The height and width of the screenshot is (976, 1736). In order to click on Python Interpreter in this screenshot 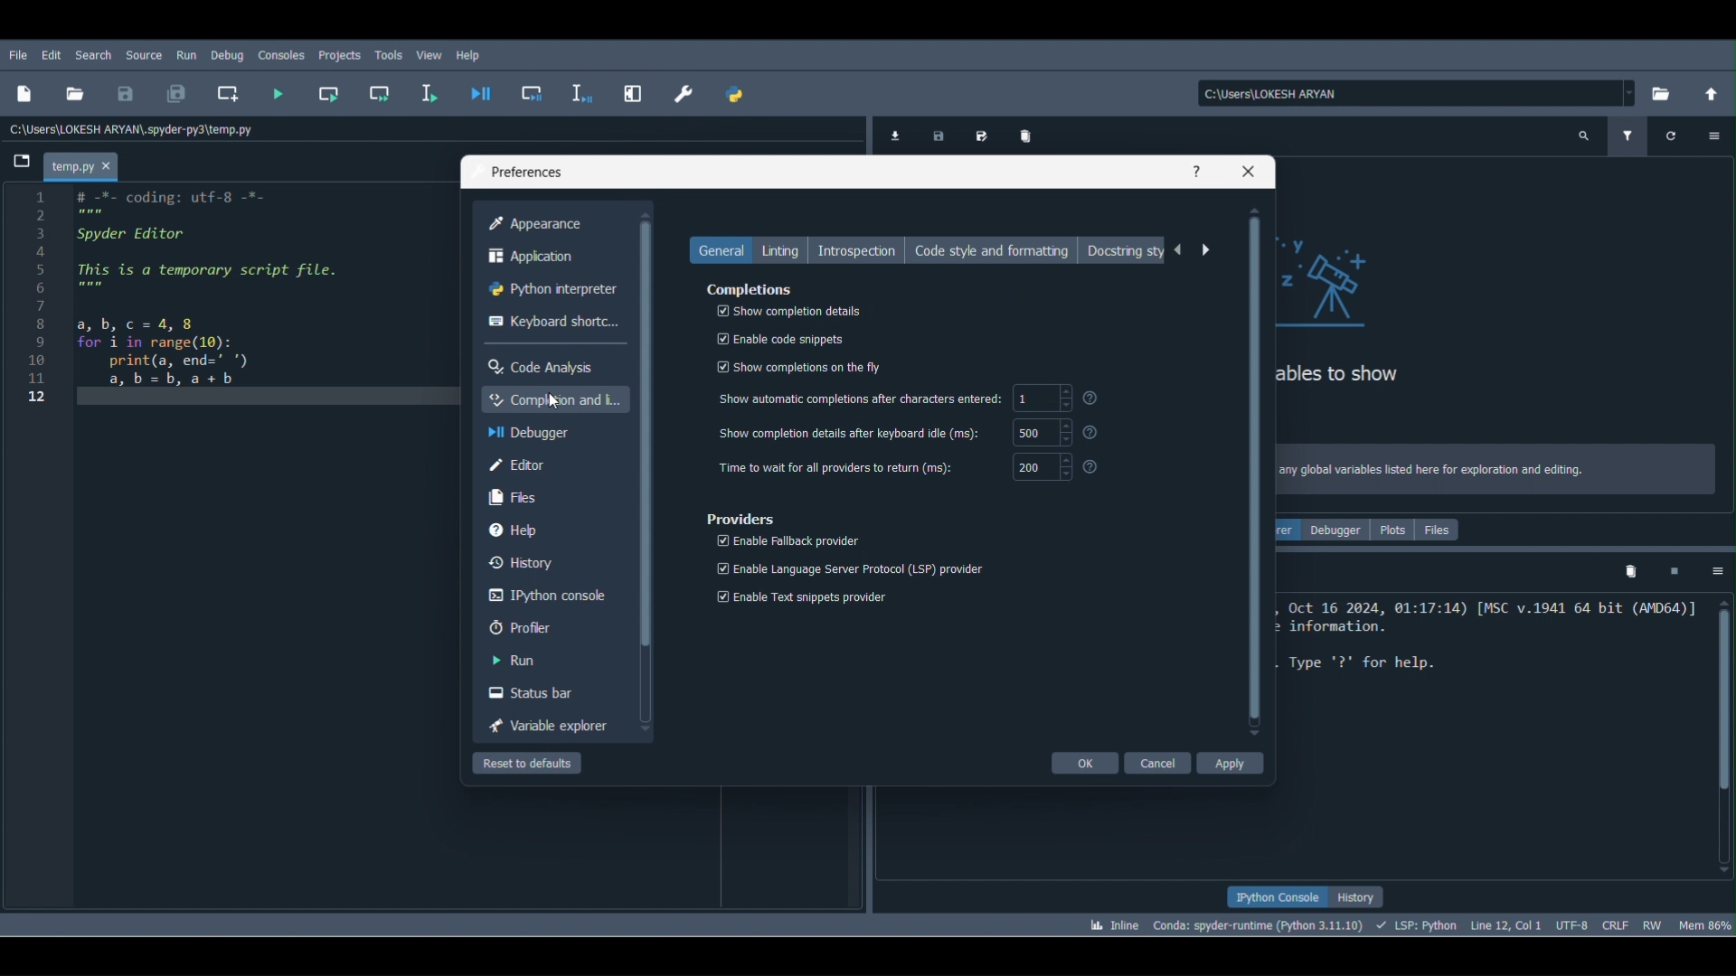, I will do `click(553, 286)`.